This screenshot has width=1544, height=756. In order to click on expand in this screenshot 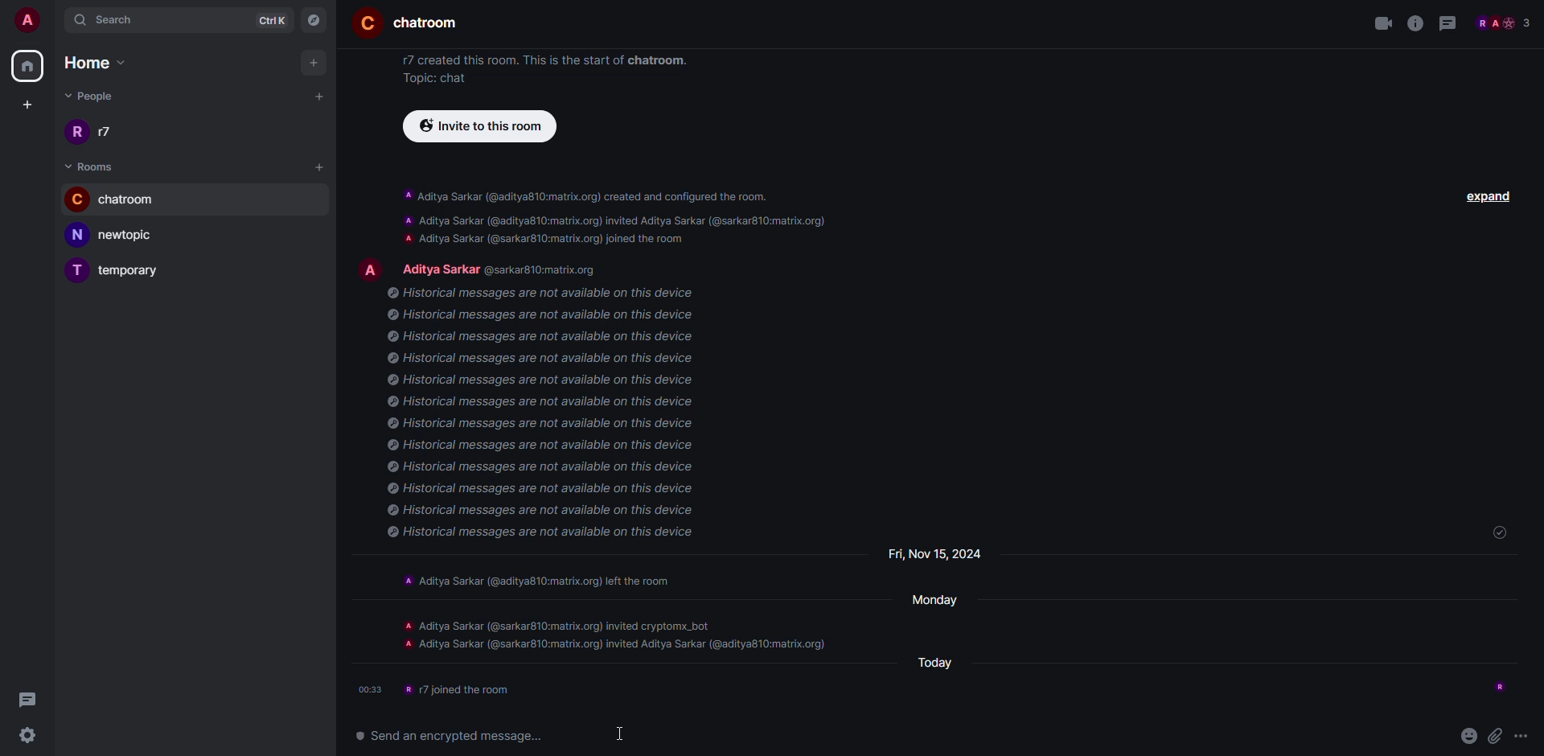, I will do `click(1487, 198)`.